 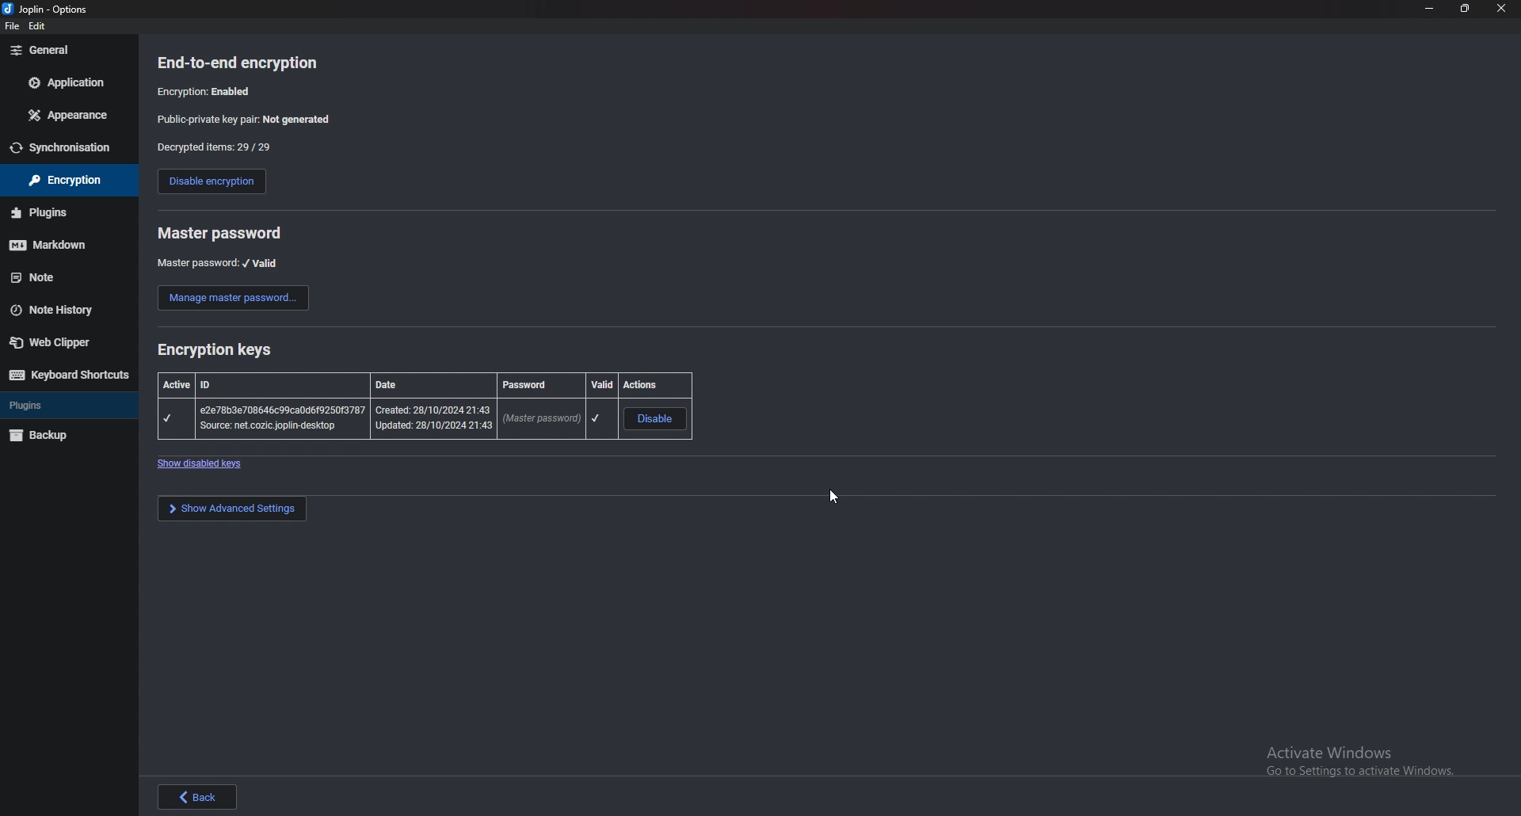 I want to click on , so click(x=201, y=795).